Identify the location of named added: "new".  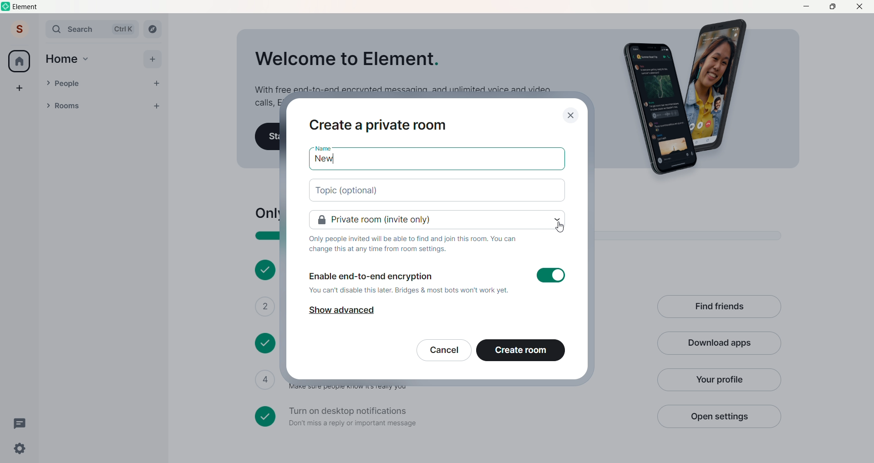
(437, 161).